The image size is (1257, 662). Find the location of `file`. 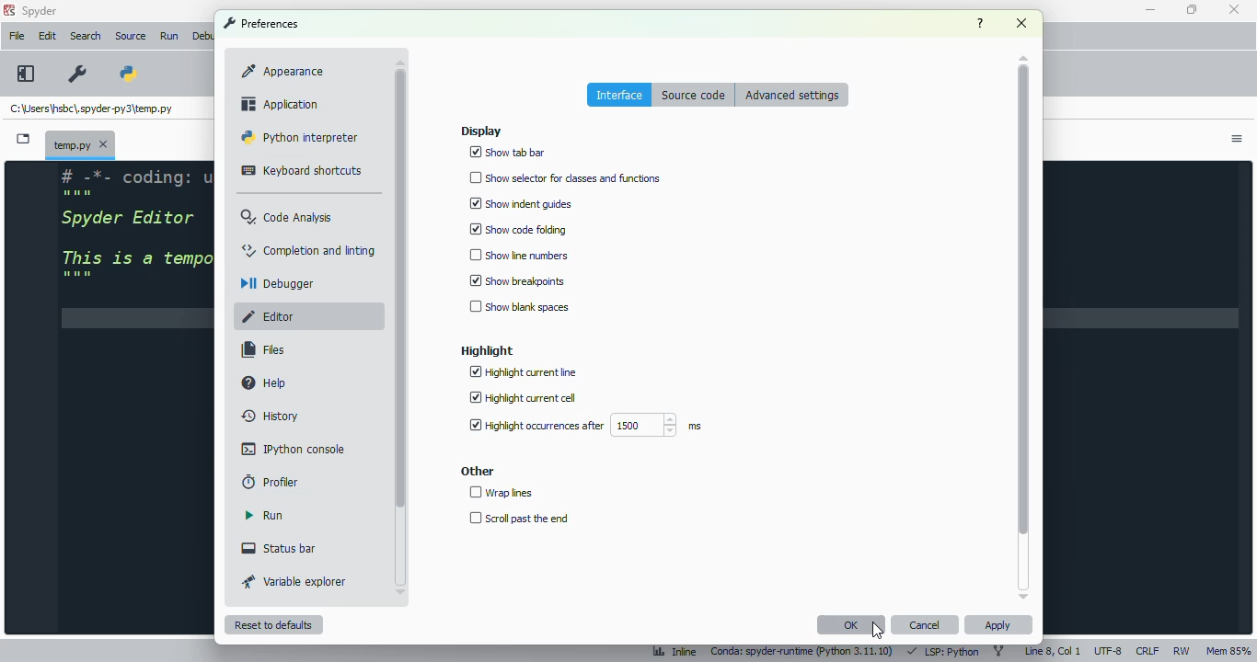

file is located at coordinates (17, 36).